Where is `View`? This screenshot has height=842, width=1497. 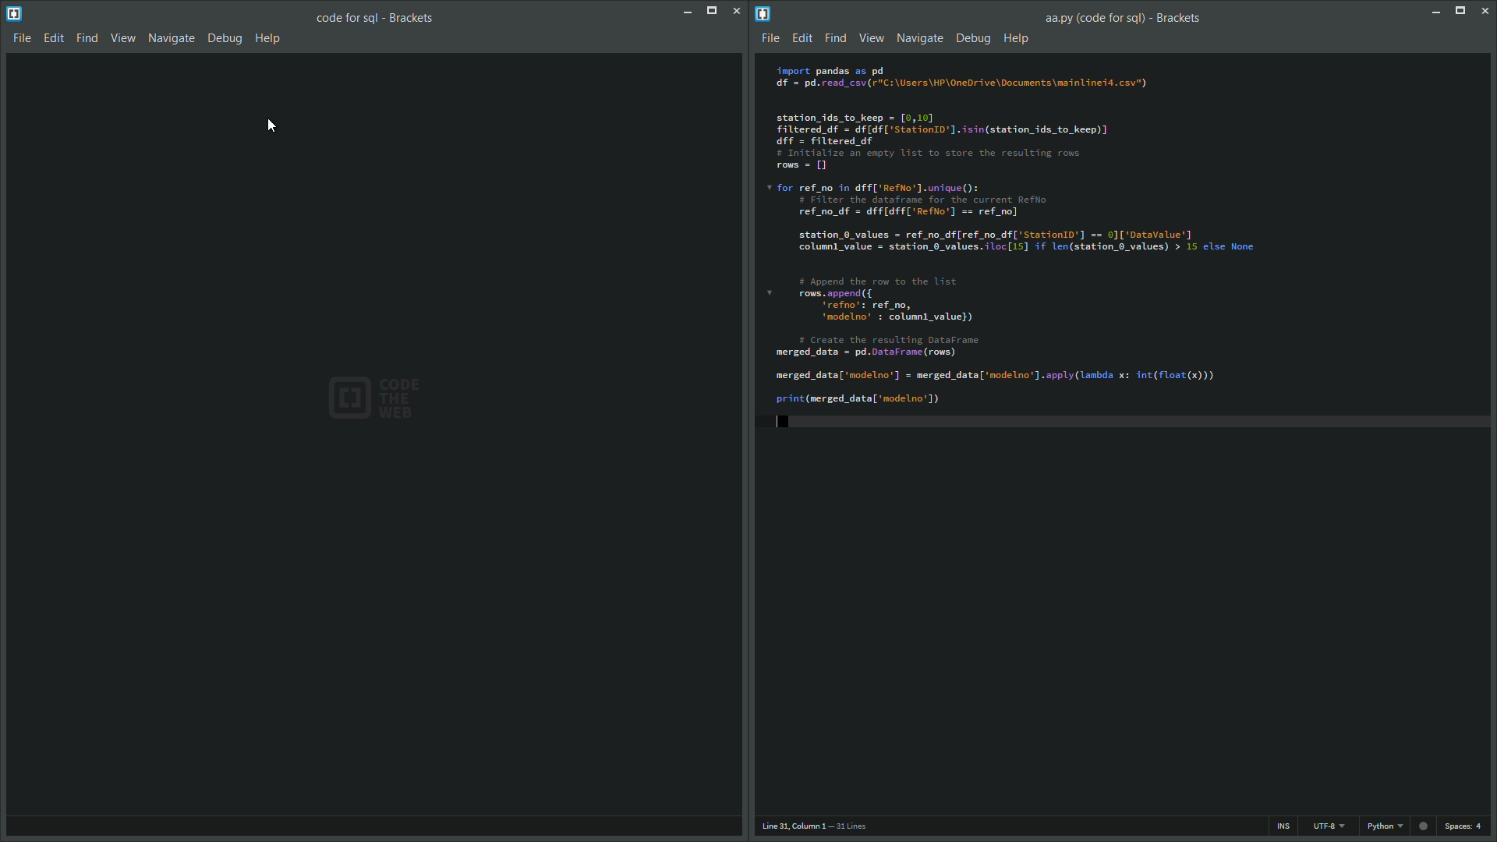
View is located at coordinates (872, 39).